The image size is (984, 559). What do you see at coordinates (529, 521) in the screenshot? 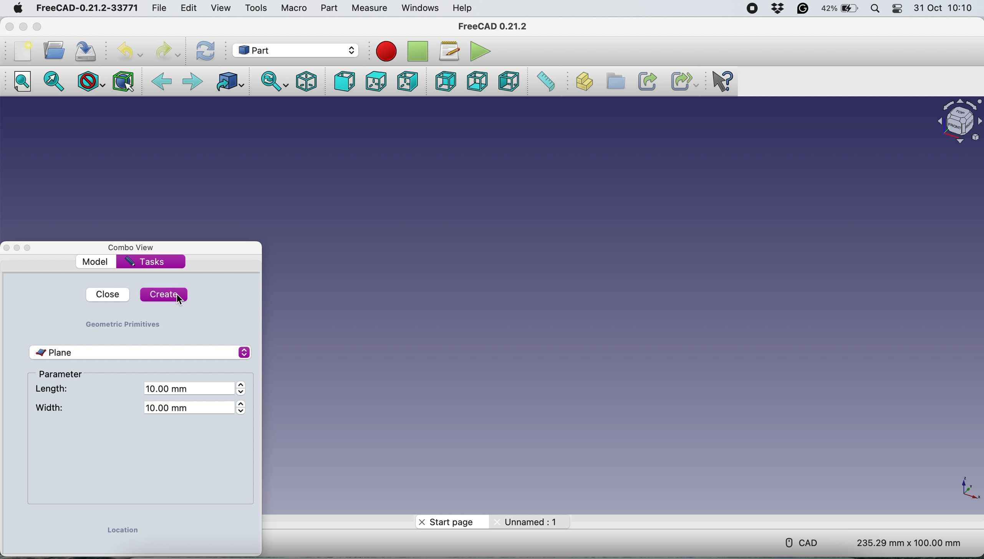
I see `Unnamed : 1` at bounding box center [529, 521].